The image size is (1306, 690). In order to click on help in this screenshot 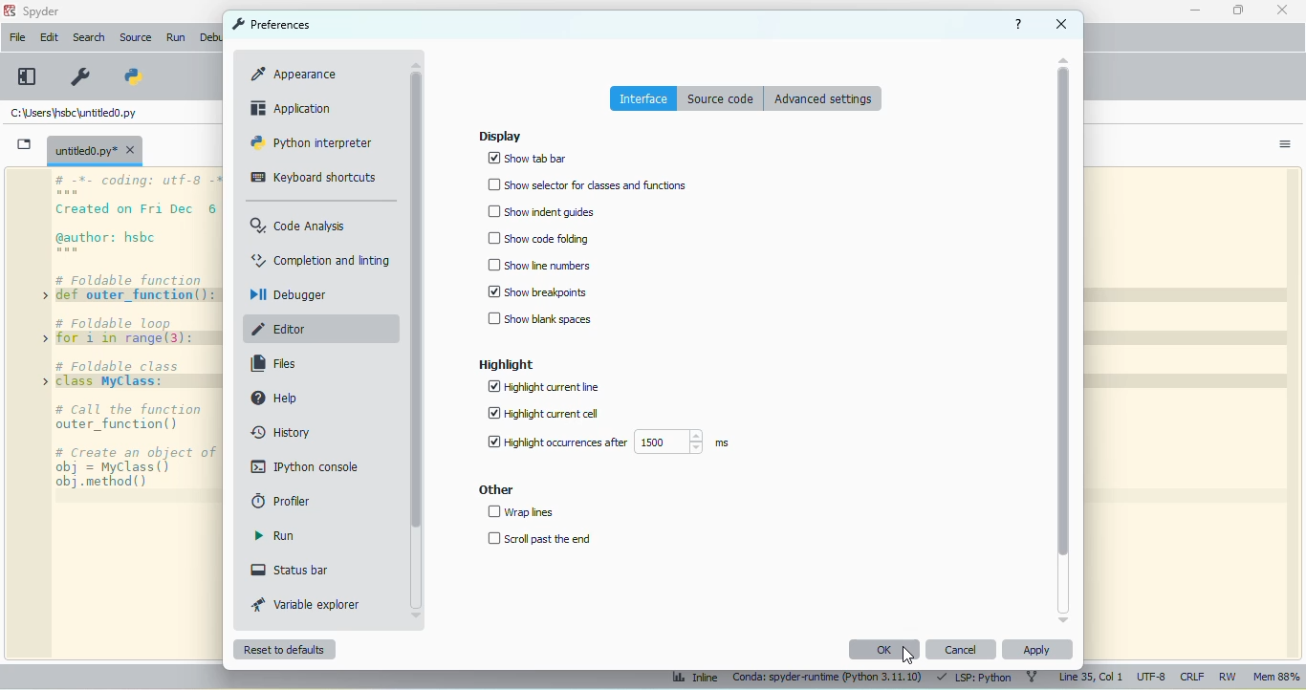, I will do `click(1020, 24)`.